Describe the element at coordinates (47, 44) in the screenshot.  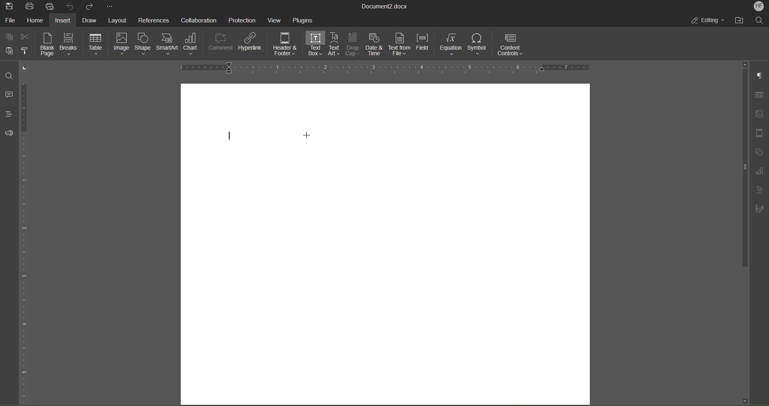
I see `Blank Page` at that location.